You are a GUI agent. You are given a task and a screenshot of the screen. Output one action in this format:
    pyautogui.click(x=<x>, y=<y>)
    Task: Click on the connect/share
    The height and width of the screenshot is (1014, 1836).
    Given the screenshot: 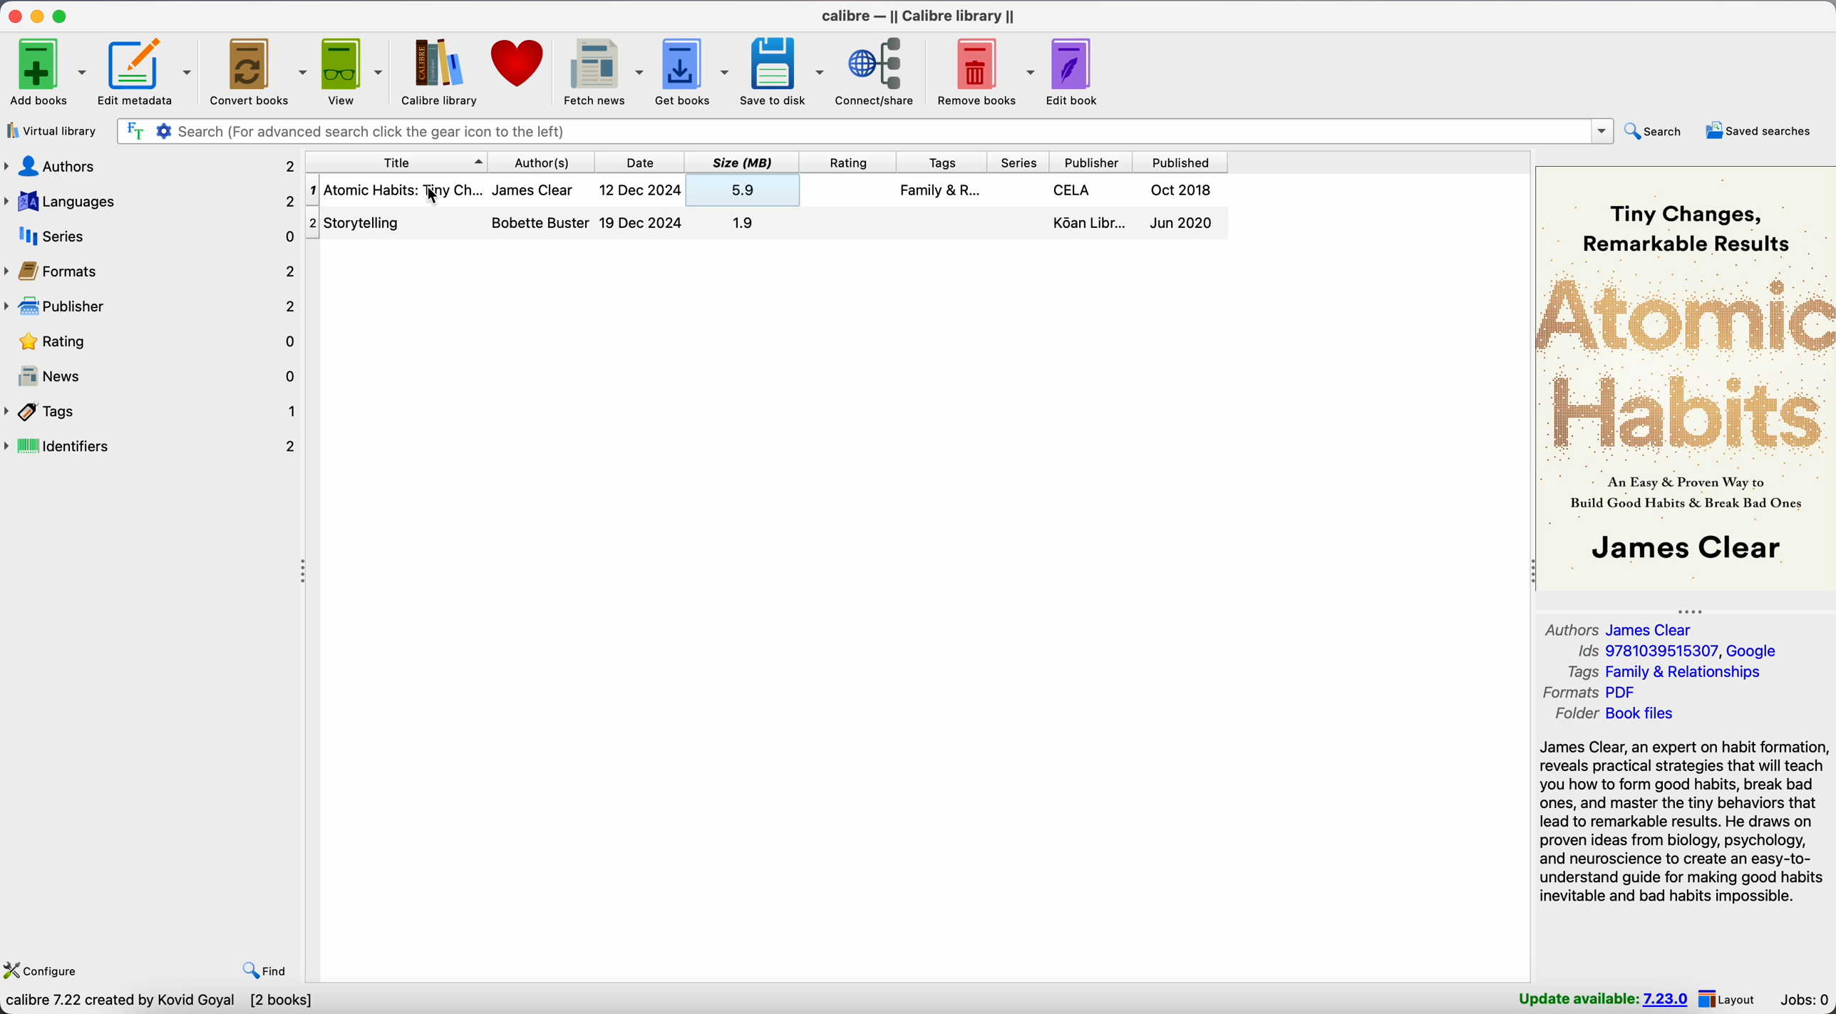 What is the action you would take?
    pyautogui.click(x=879, y=73)
    